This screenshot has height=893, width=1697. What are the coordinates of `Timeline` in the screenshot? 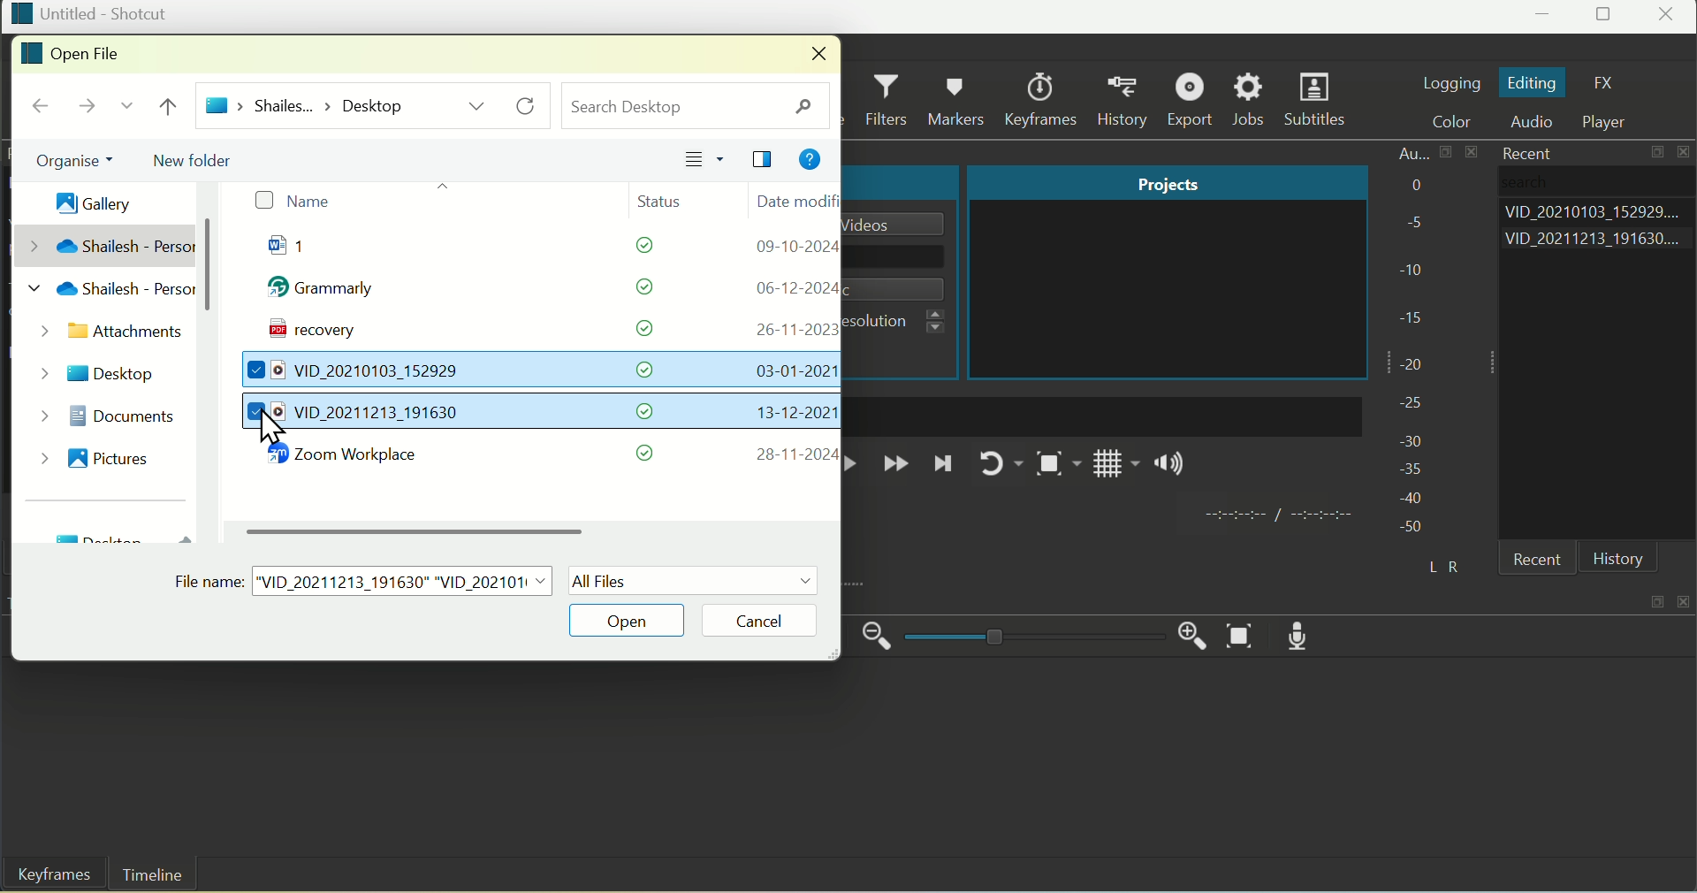 It's located at (153, 875).